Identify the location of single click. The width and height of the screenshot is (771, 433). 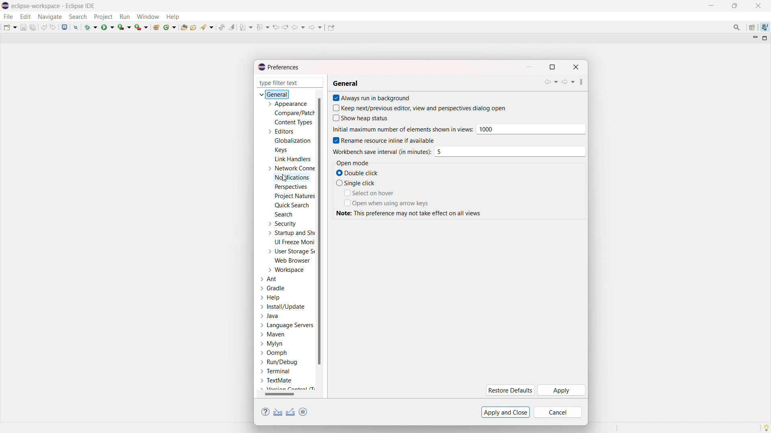
(361, 183).